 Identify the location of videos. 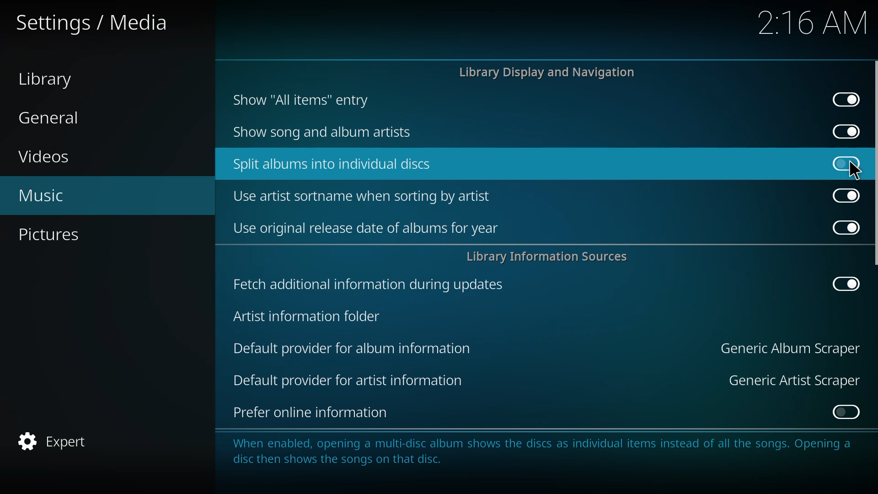
(47, 157).